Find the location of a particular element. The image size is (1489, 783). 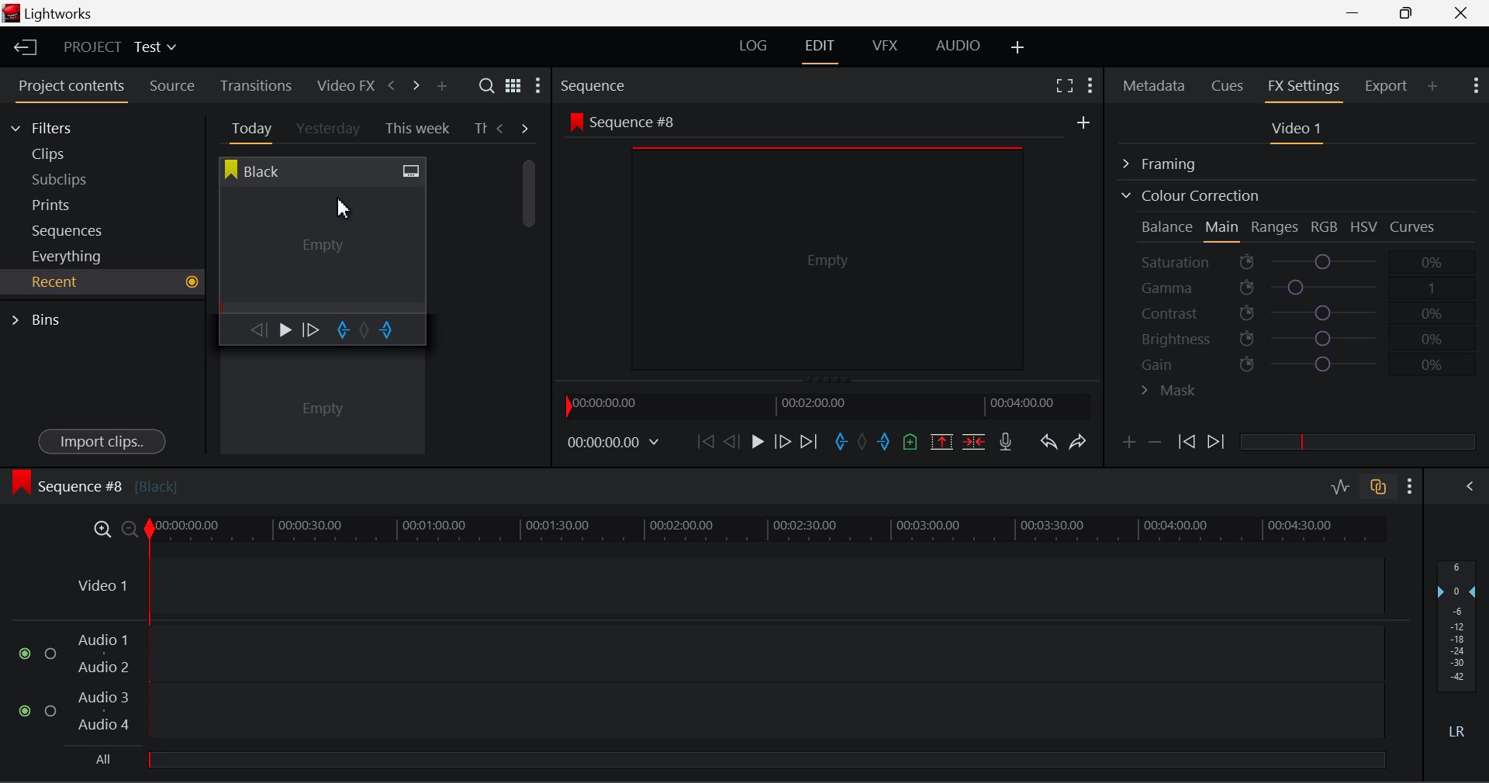

Gamma is located at coordinates (1300, 288).